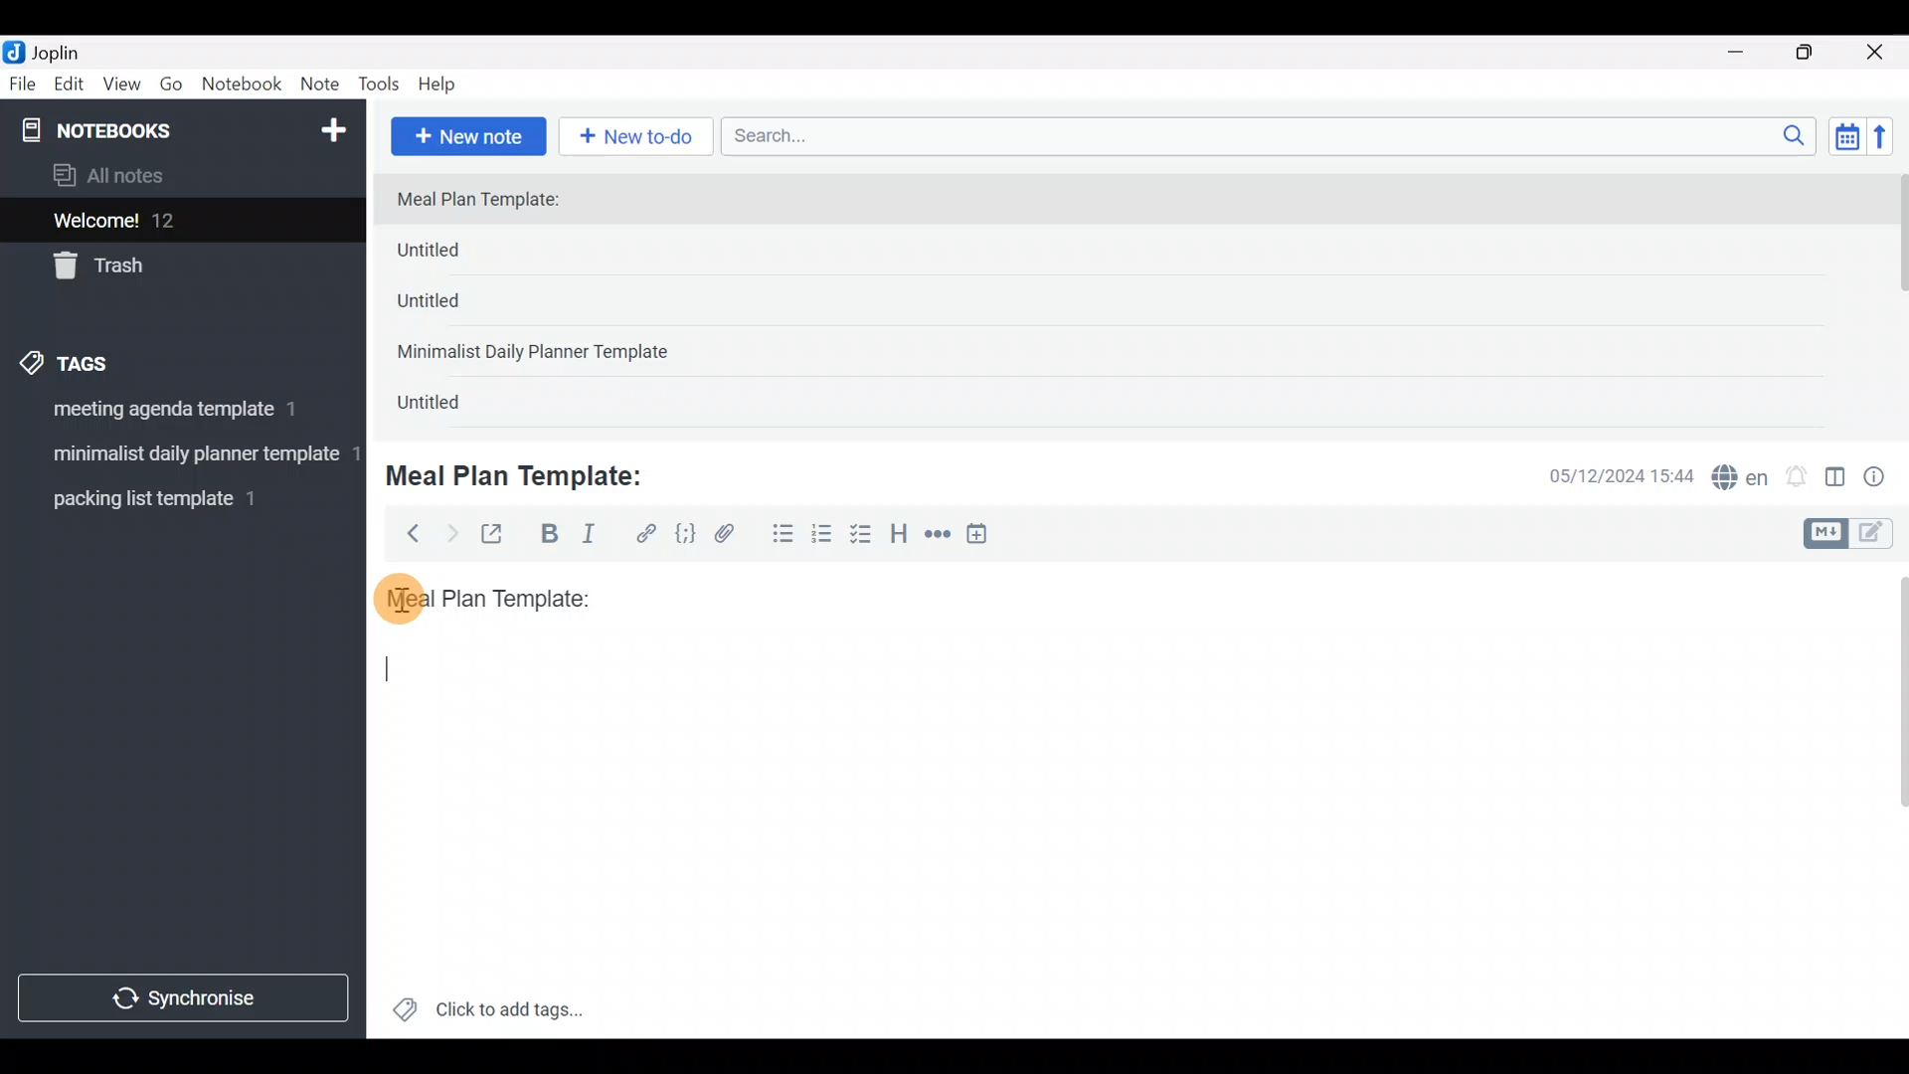  Describe the element at coordinates (177, 415) in the screenshot. I see `Tag 1` at that location.